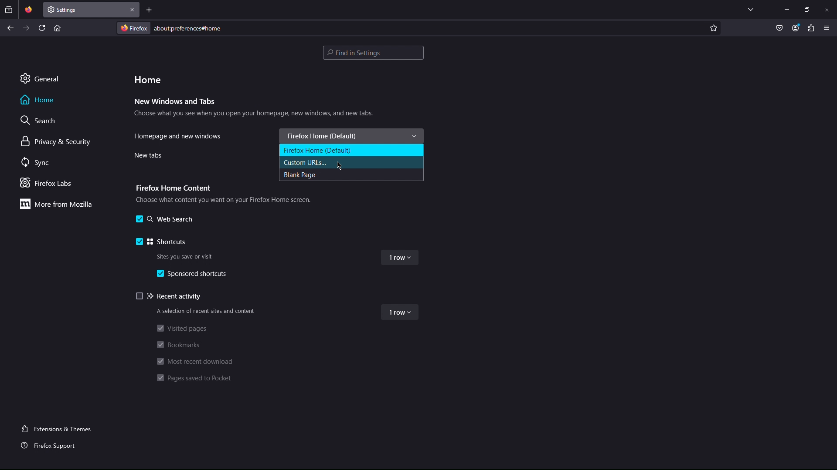  I want to click on 1 row, so click(398, 258).